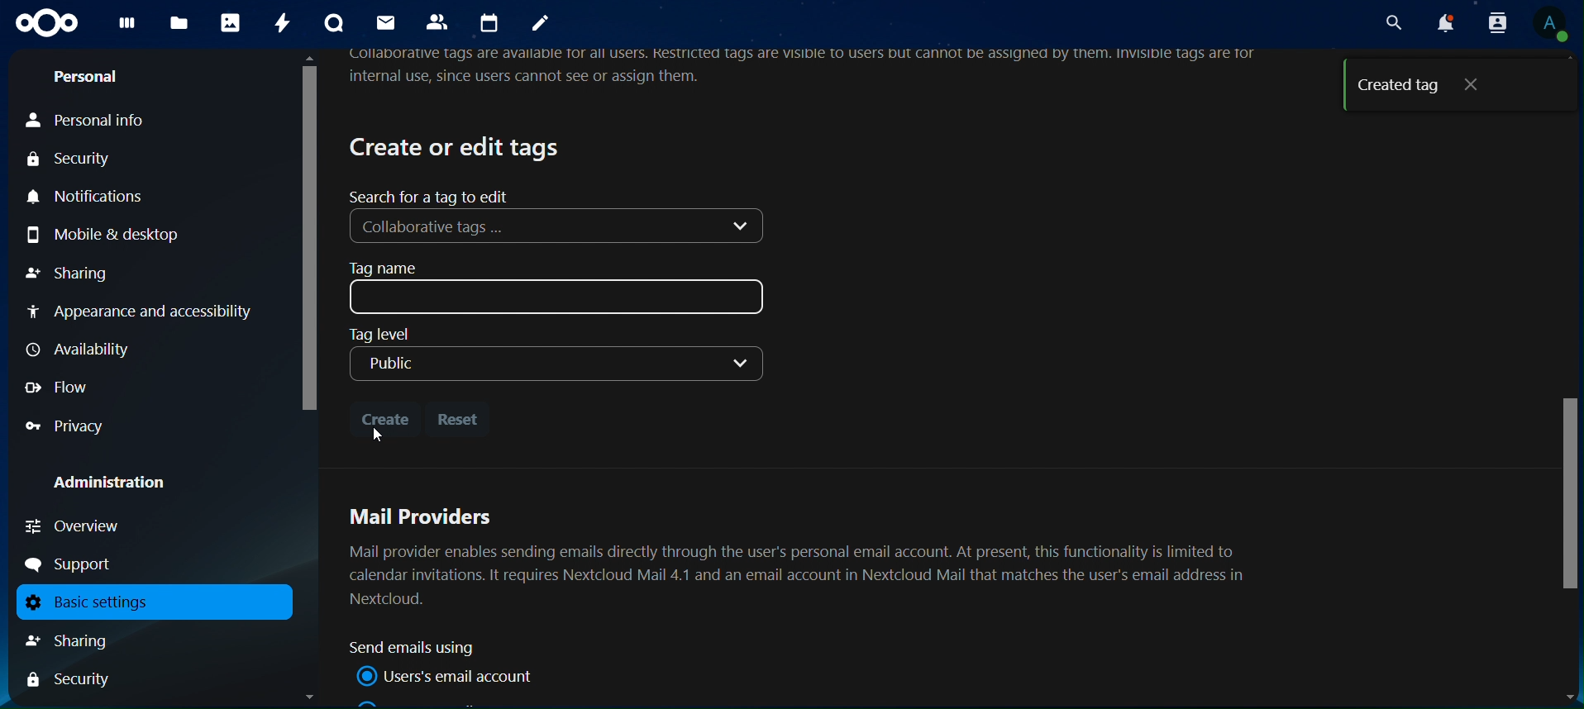 The width and height of the screenshot is (1584, 709). What do you see at coordinates (541, 25) in the screenshot?
I see `notes` at bounding box center [541, 25].